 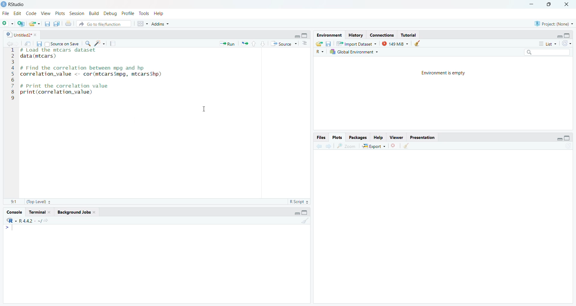 What do you see at coordinates (22, 34) in the screenshot?
I see `Untitled2*` at bounding box center [22, 34].